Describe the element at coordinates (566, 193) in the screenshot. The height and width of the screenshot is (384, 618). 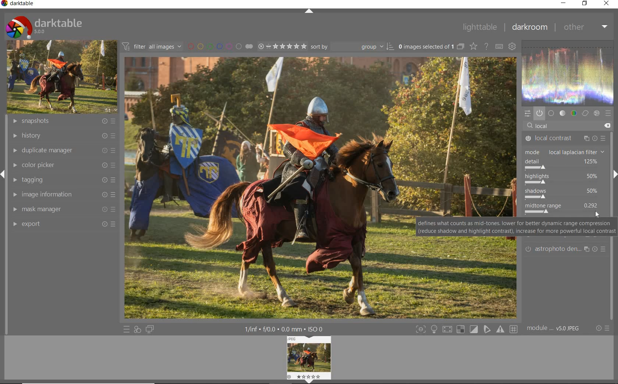
I see `SHADOWS` at that location.